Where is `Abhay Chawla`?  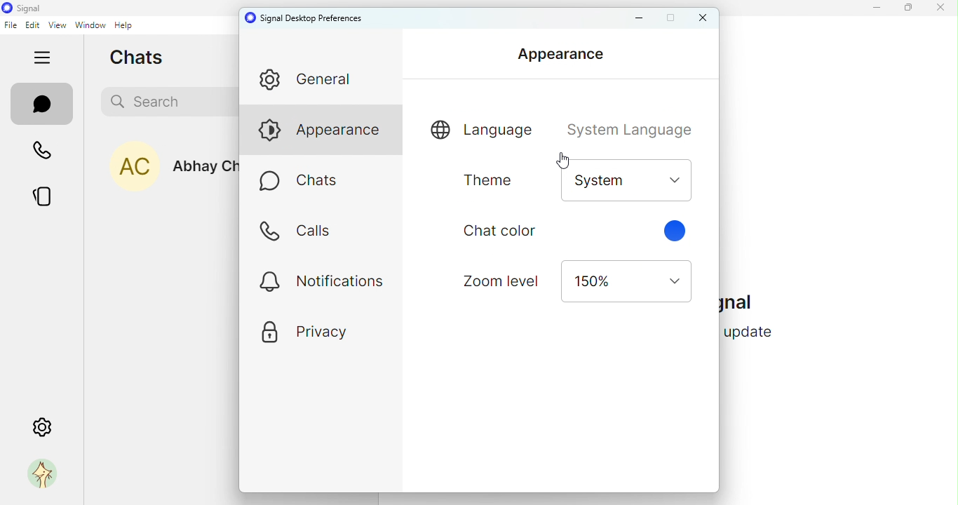 Abhay Chawla is located at coordinates (161, 166).